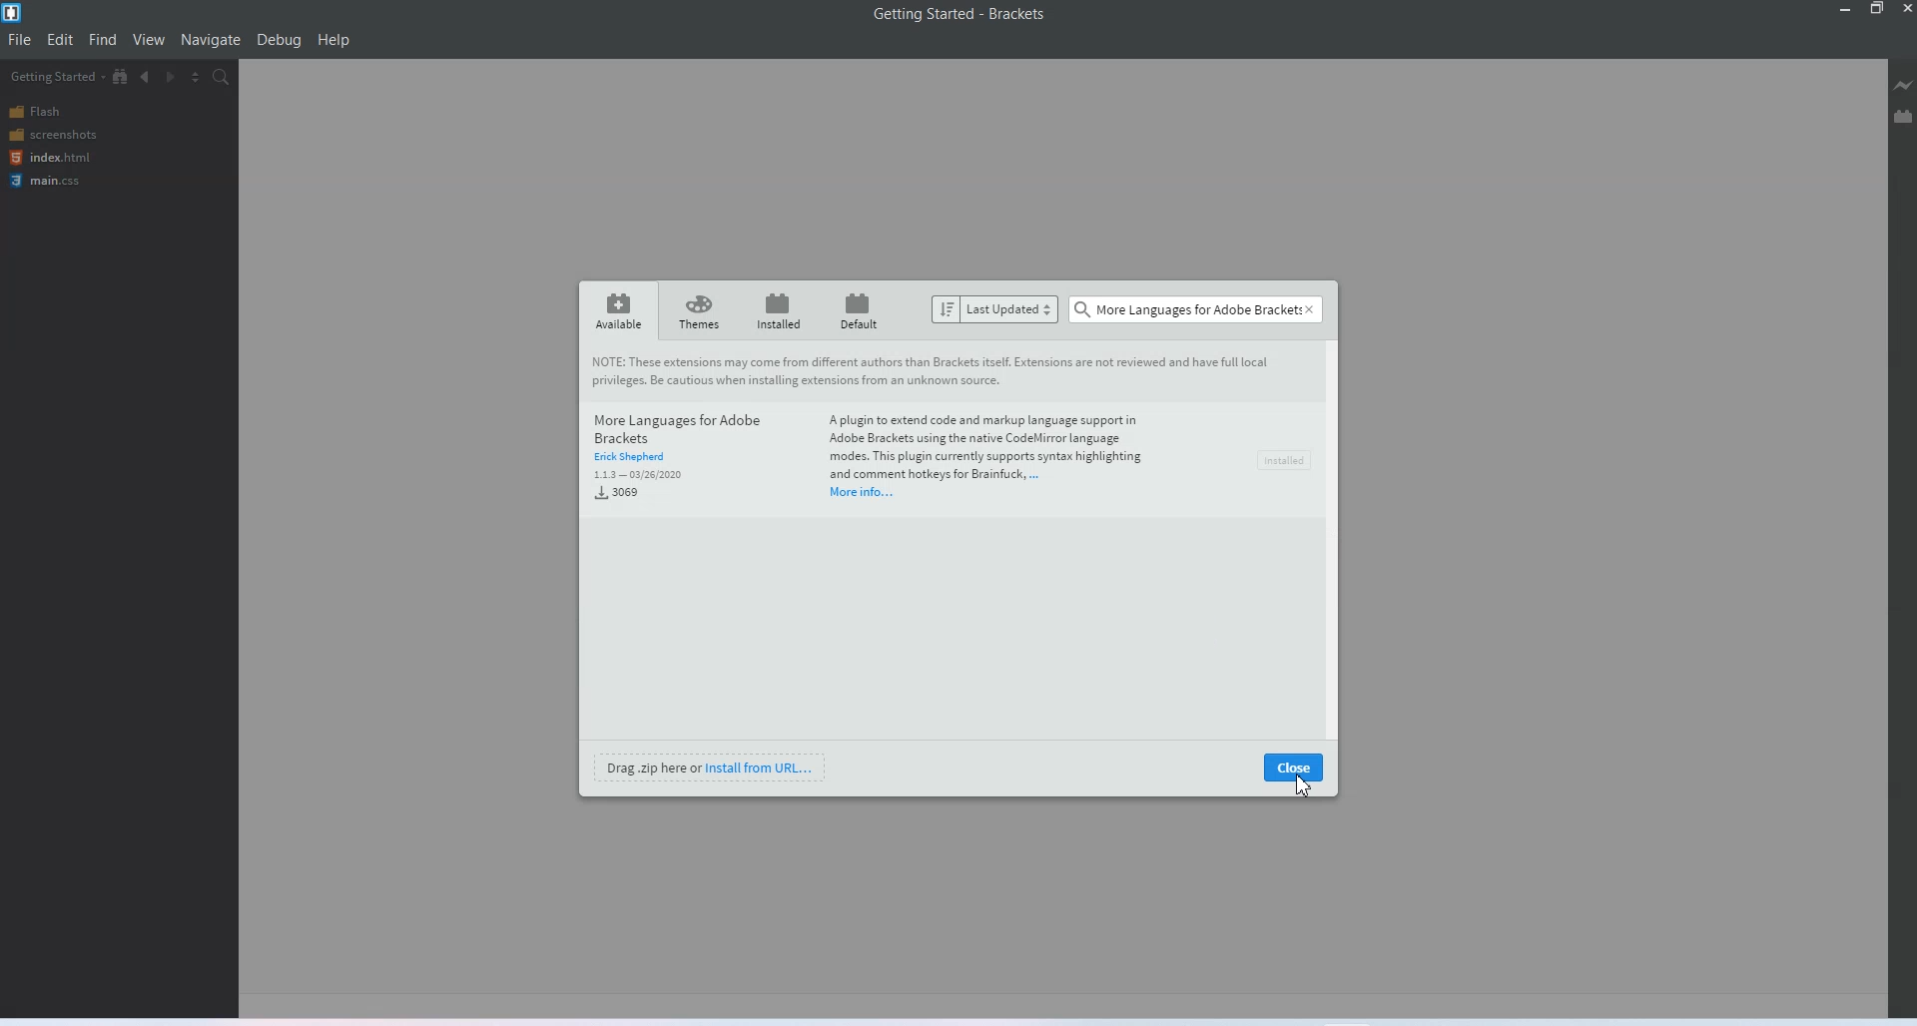 The image size is (1917, 1026). Describe the element at coordinates (632, 459) in the screenshot. I see `Author` at that location.